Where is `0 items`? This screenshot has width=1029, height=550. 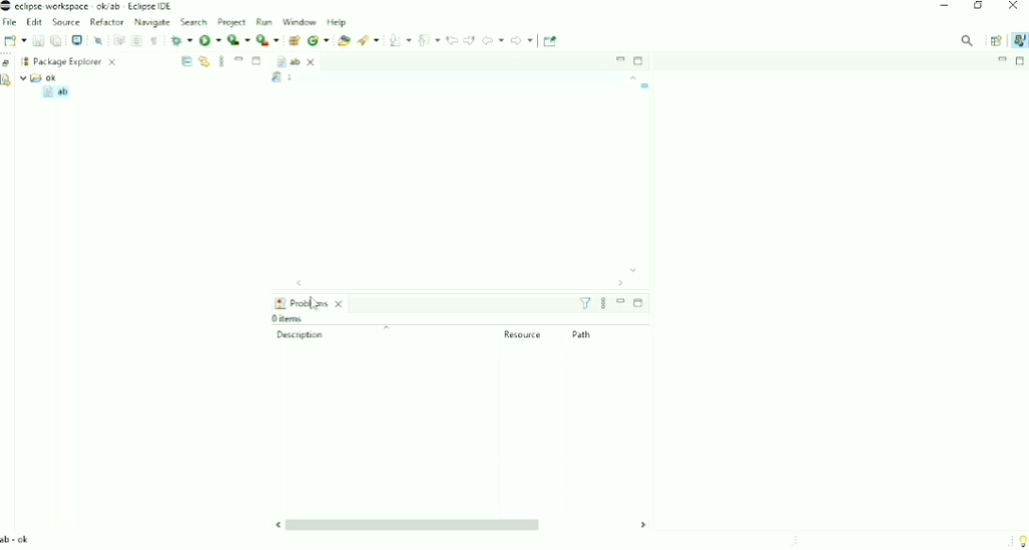 0 items is located at coordinates (292, 318).